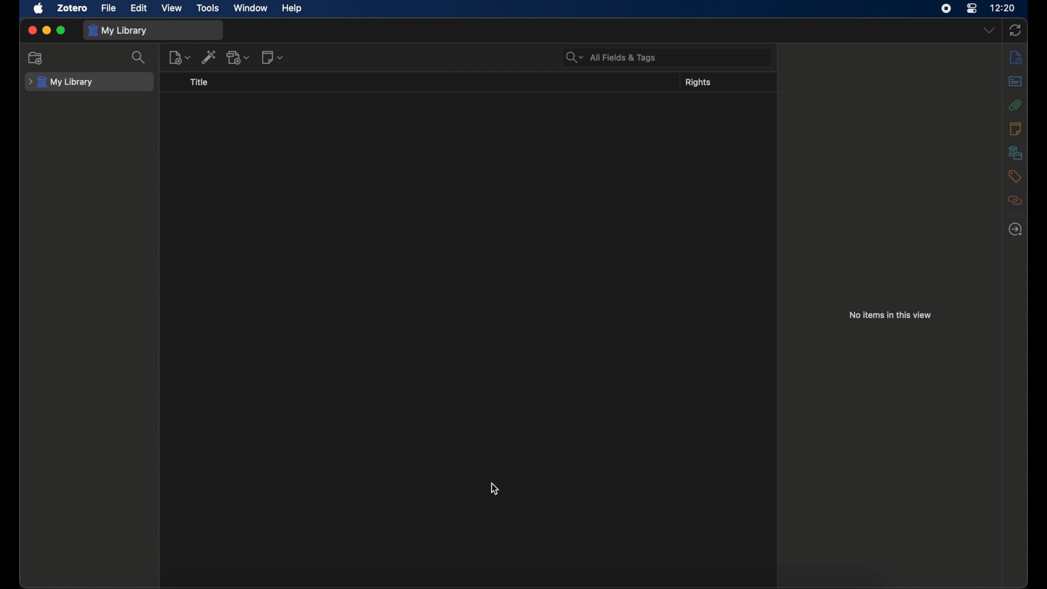  Describe the element at coordinates (1015, 128) in the screenshot. I see `notes` at that location.